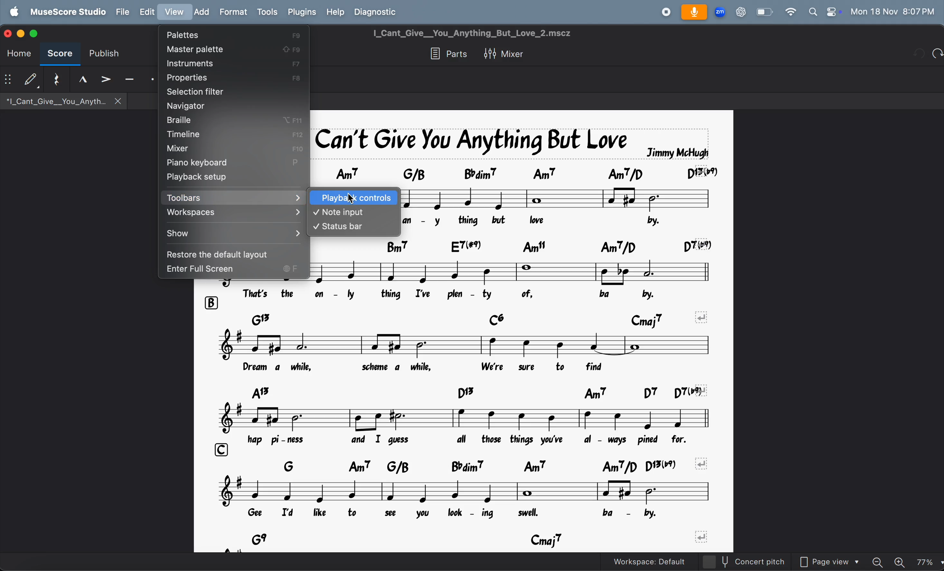  What do you see at coordinates (234, 196) in the screenshot?
I see `toolbars` at bounding box center [234, 196].